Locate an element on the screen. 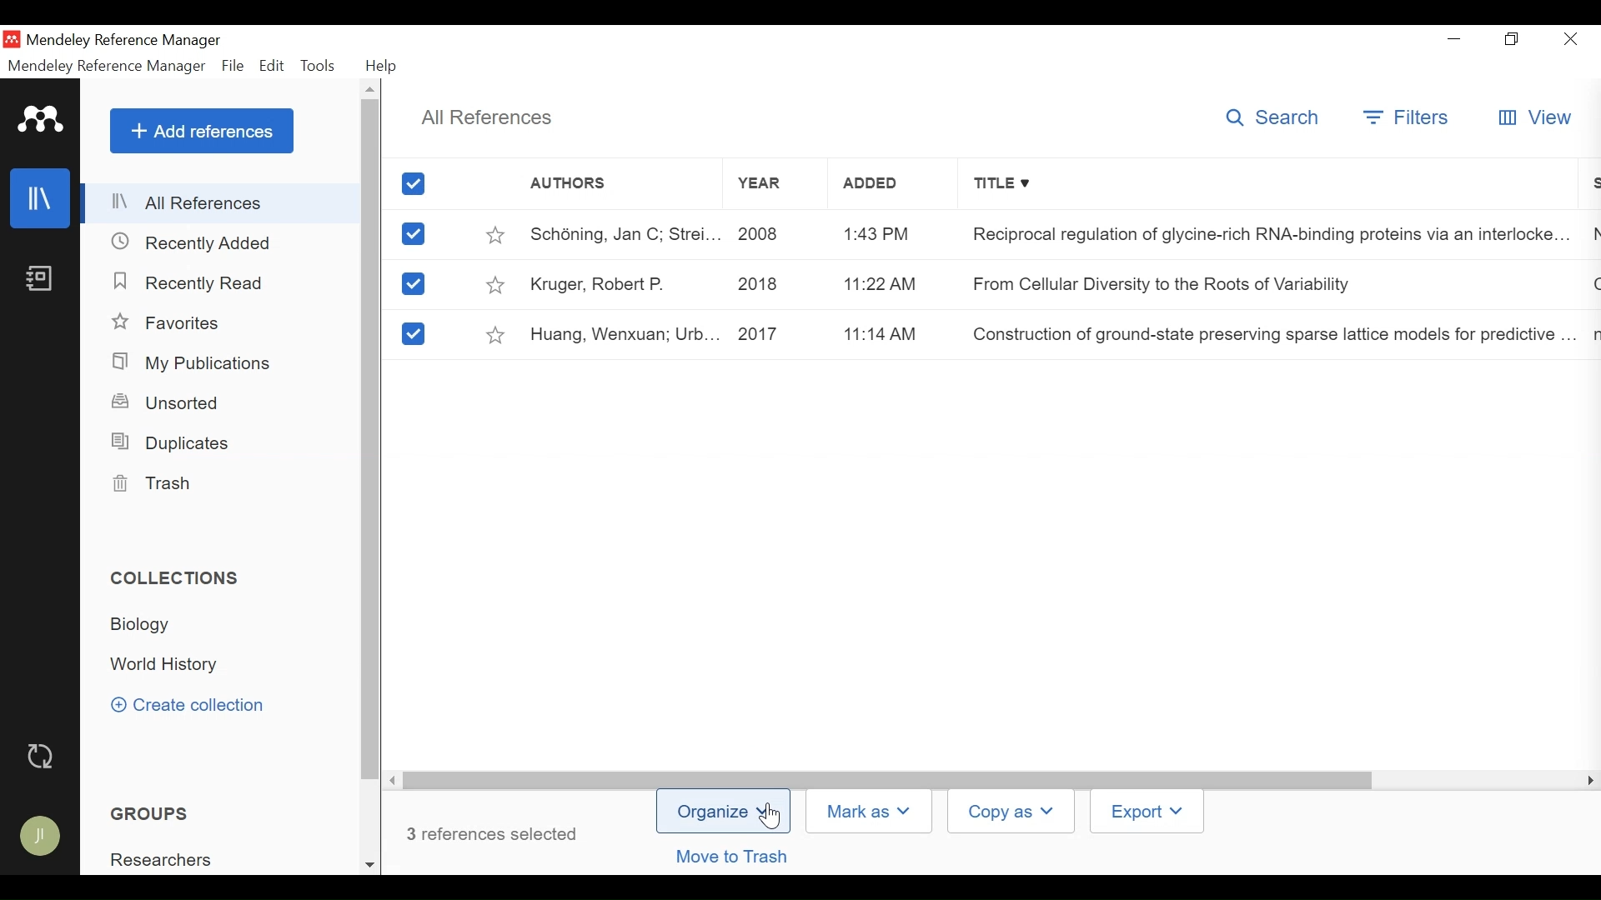 The image size is (1601, 900). Filters is located at coordinates (1408, 119).